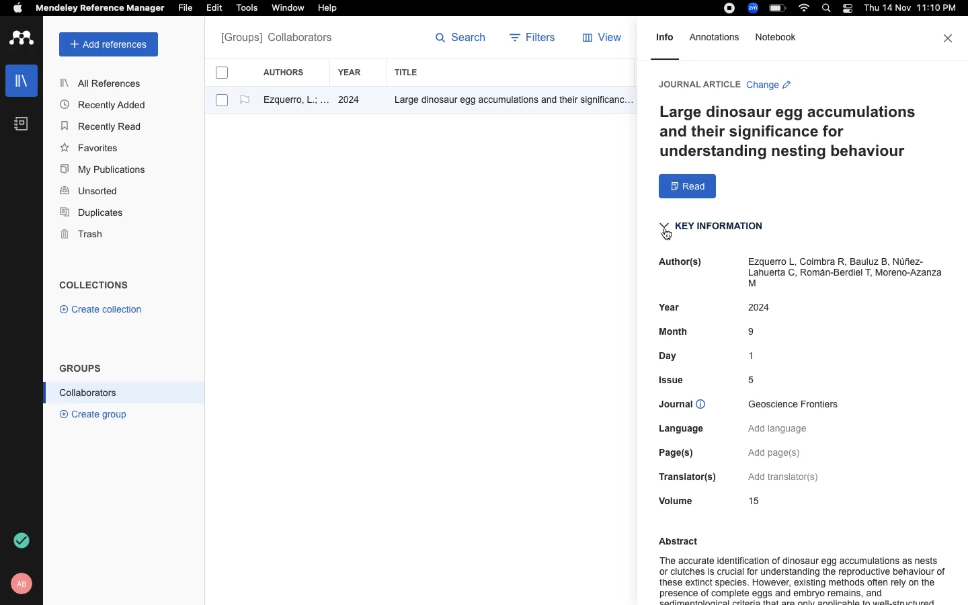 Image resolution: width=968 pixels, height=605 pixels. I want to click on Duplicates, so click(93, 213).